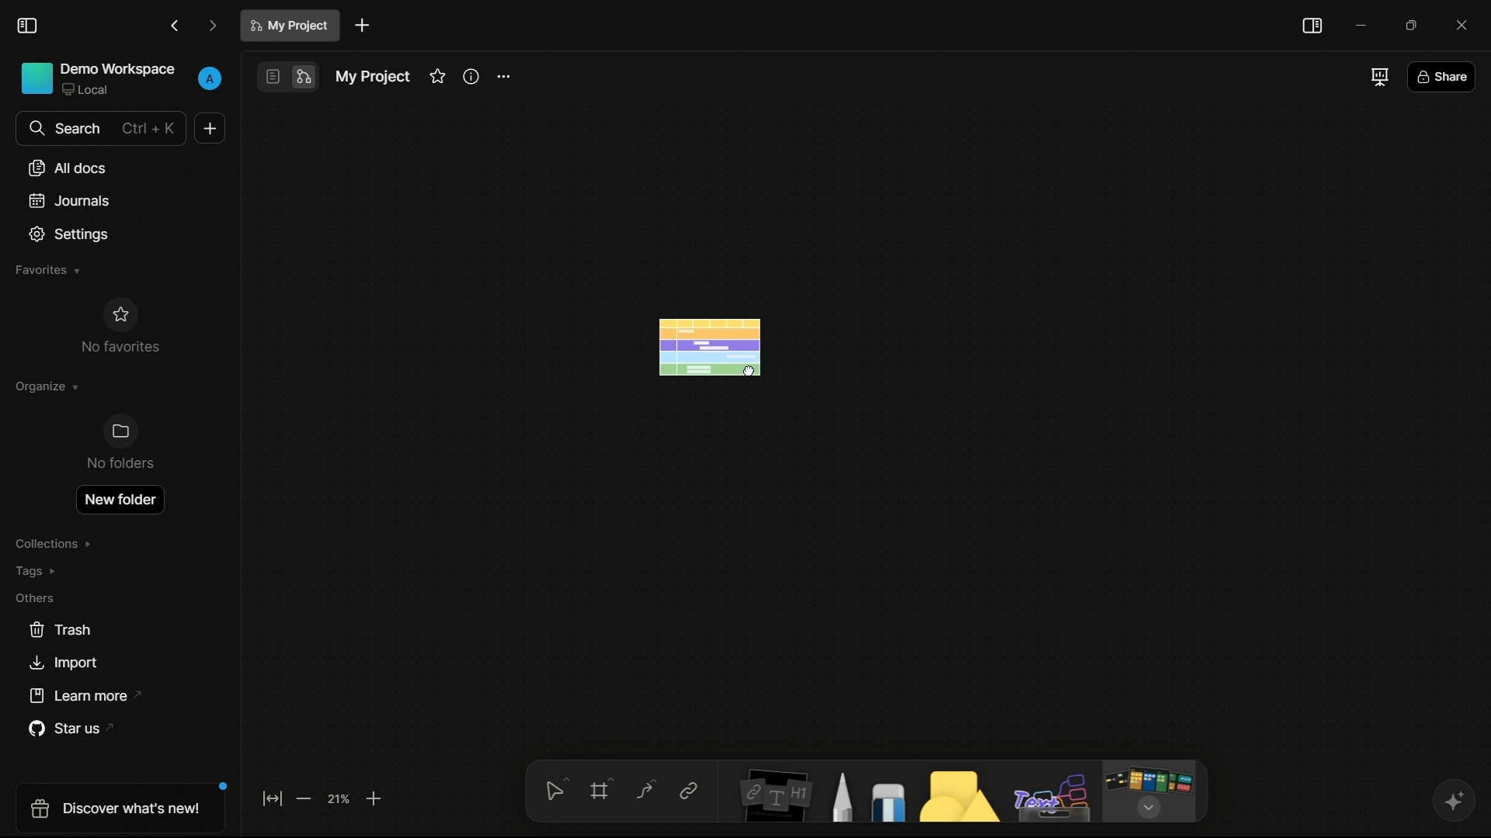  I want to click on collections, so click(55, 545).